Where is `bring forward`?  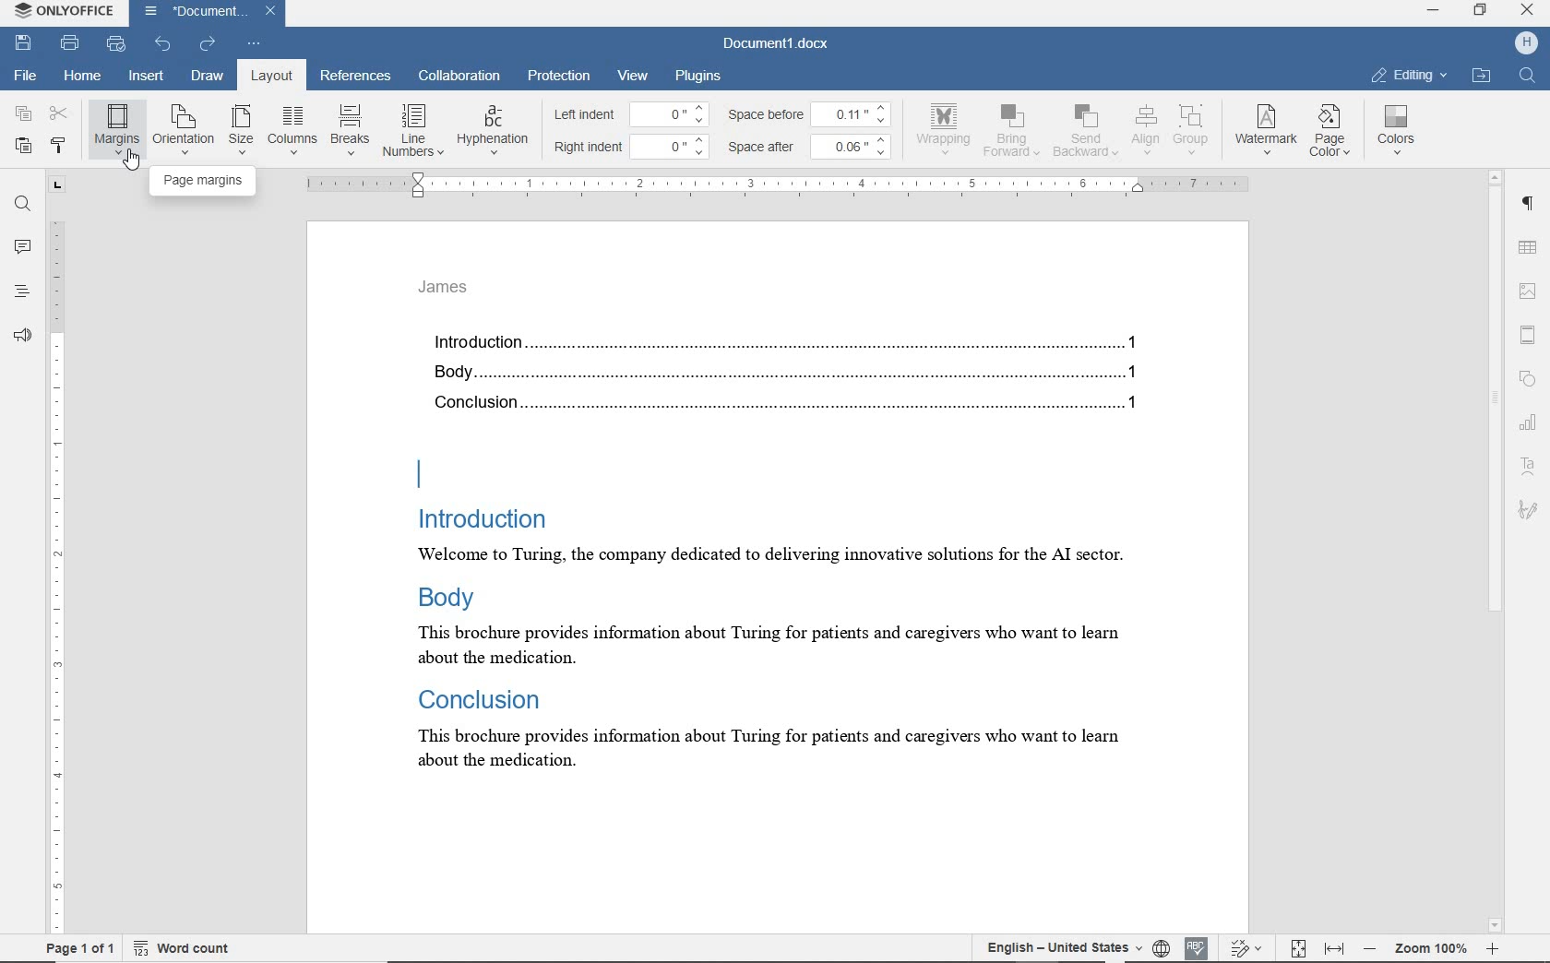
bring forward is located at coordinates (1014, 134).